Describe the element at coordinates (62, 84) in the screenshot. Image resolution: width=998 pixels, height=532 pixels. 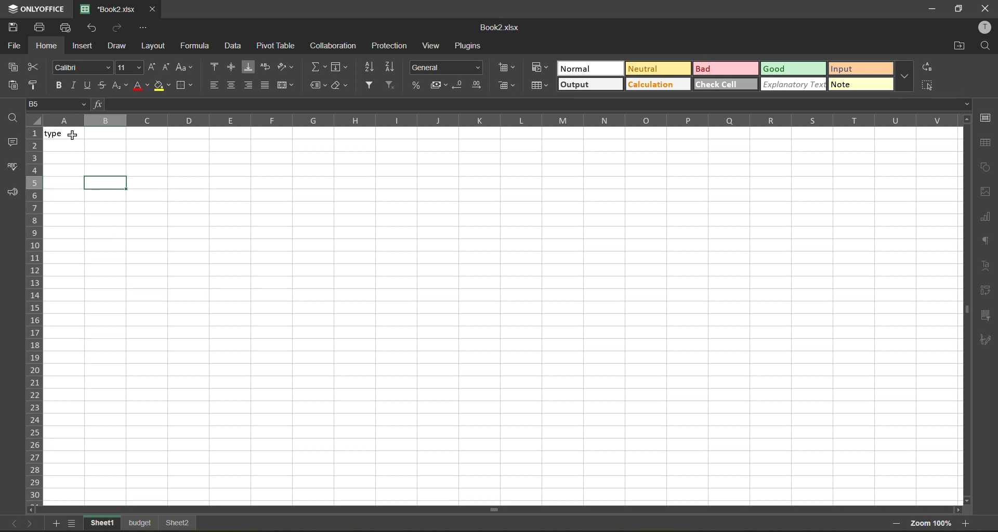
I see `bold` at that location.